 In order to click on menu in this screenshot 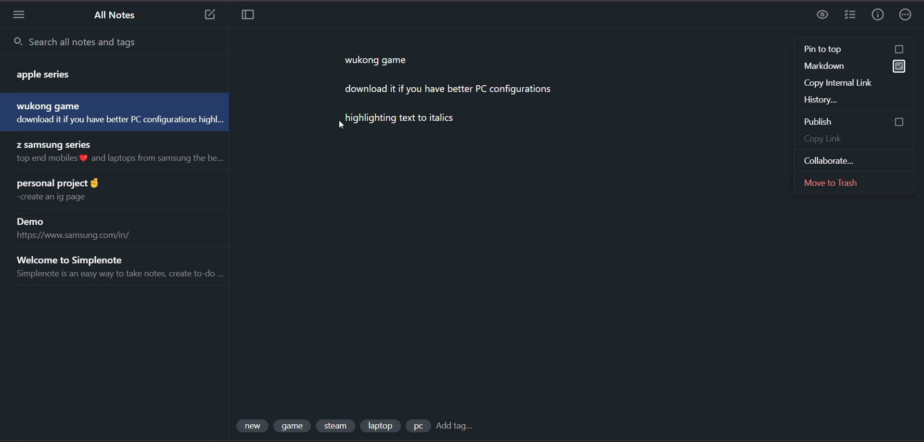, I will do `click(19, 14)`.